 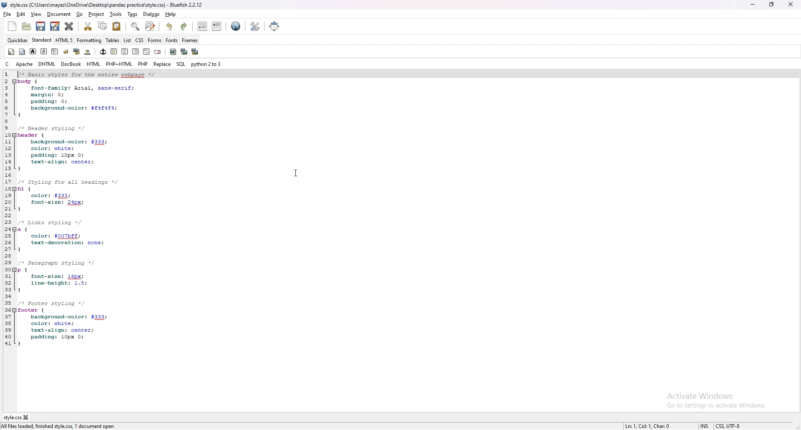 I want to click on insert image, so click(x=173, y=52).